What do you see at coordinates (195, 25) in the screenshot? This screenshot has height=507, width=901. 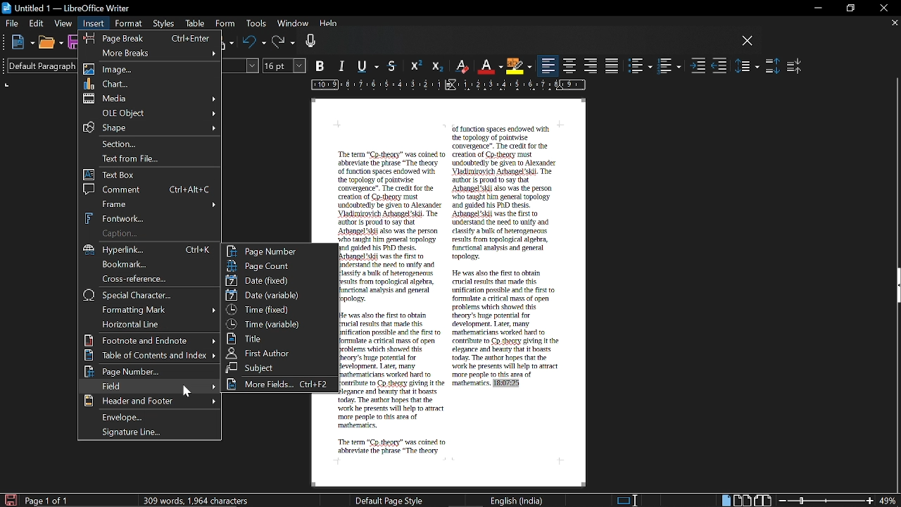 I see `Table` at bounding box center [195, 25].